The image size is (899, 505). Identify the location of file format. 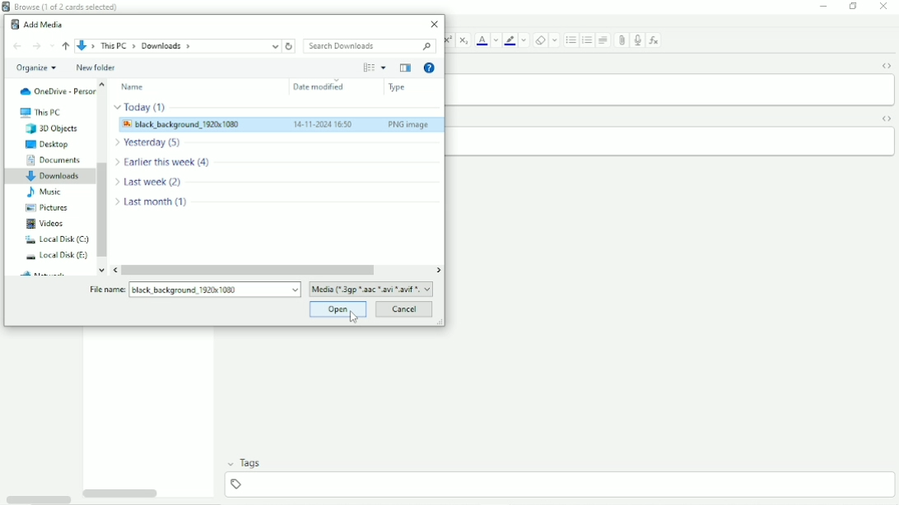
(373, 290).